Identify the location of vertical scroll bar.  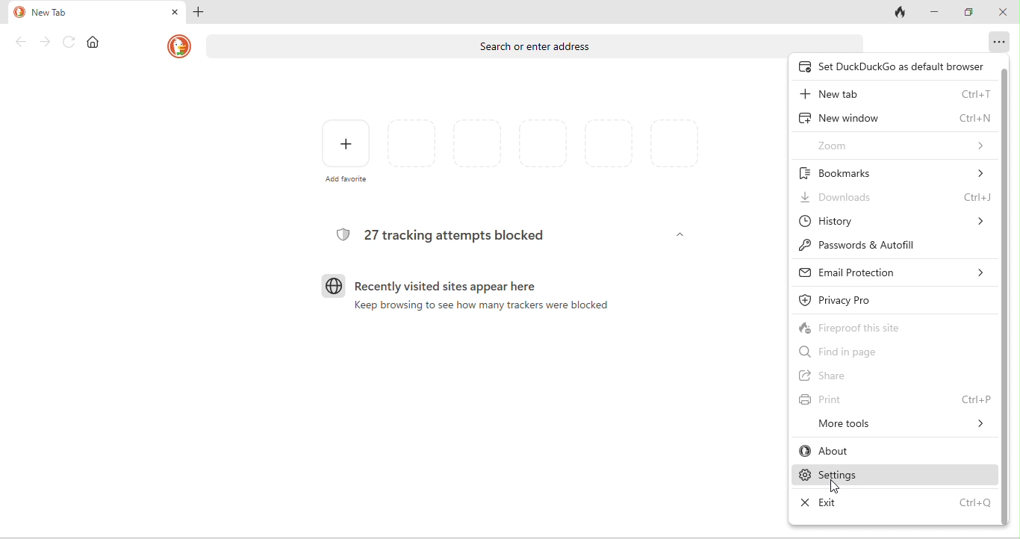
(1006, 298).